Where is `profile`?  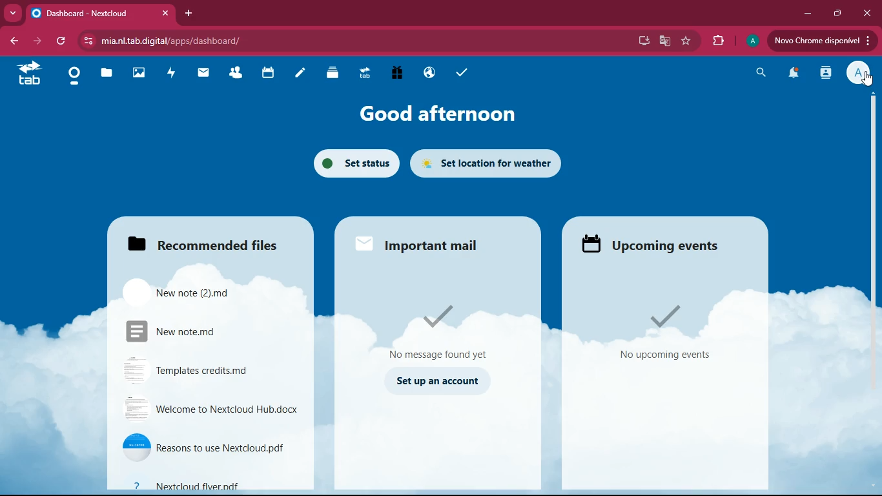
profile is located at coordinates (859, 72).